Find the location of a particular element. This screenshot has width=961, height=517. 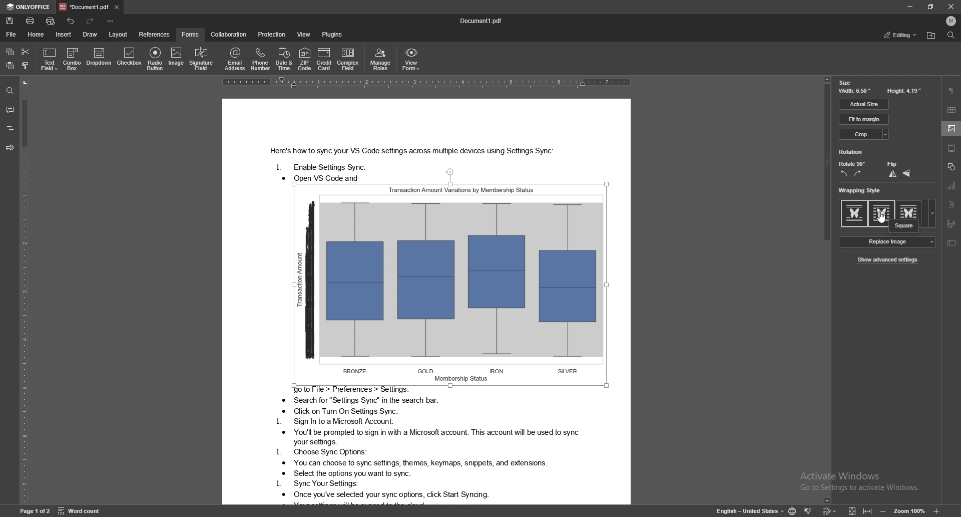

cut is located at coordinates (26, 51).